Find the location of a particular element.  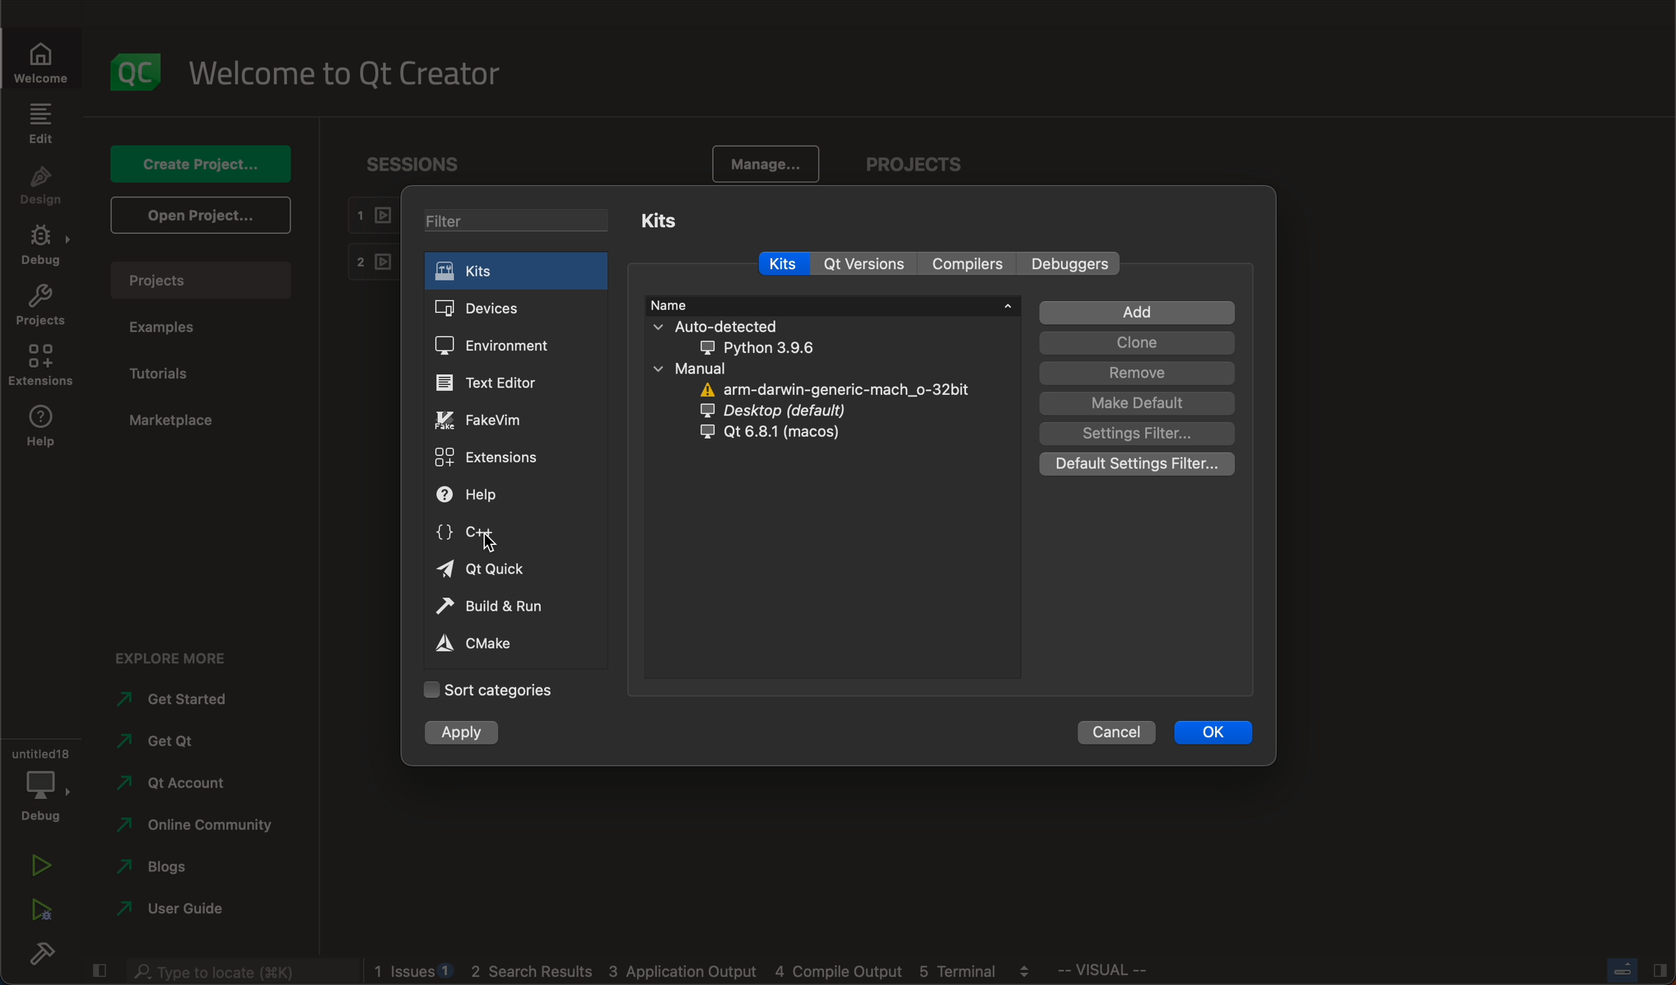

kits is located at coordinates (668, 219).